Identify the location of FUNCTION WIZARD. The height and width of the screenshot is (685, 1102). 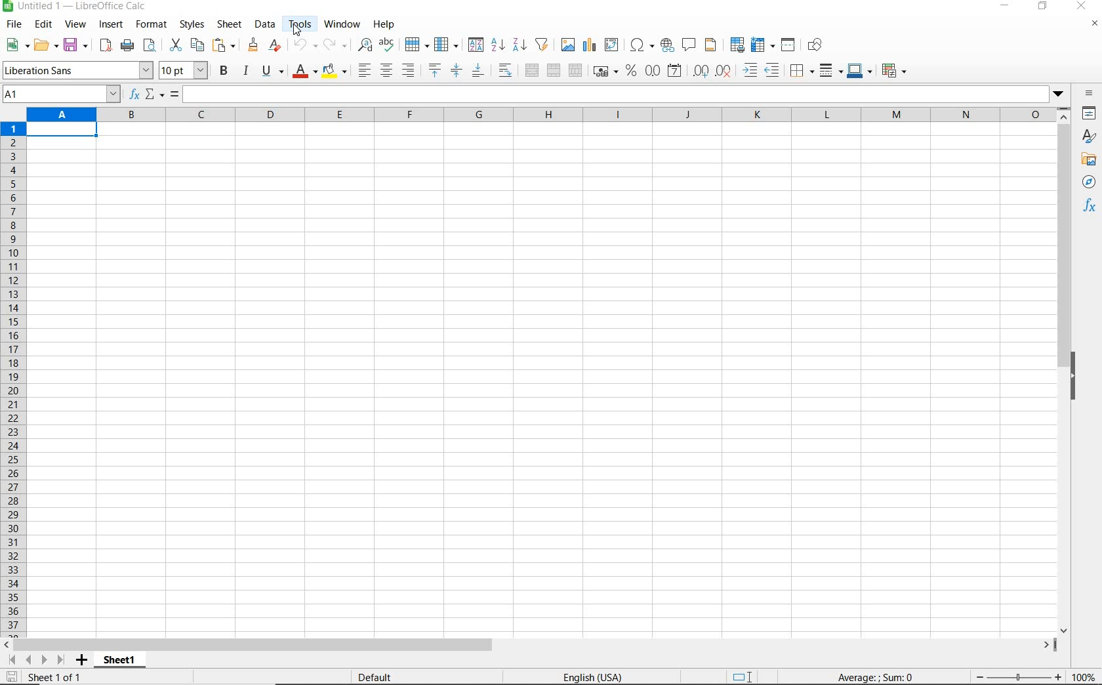
(133, 95).